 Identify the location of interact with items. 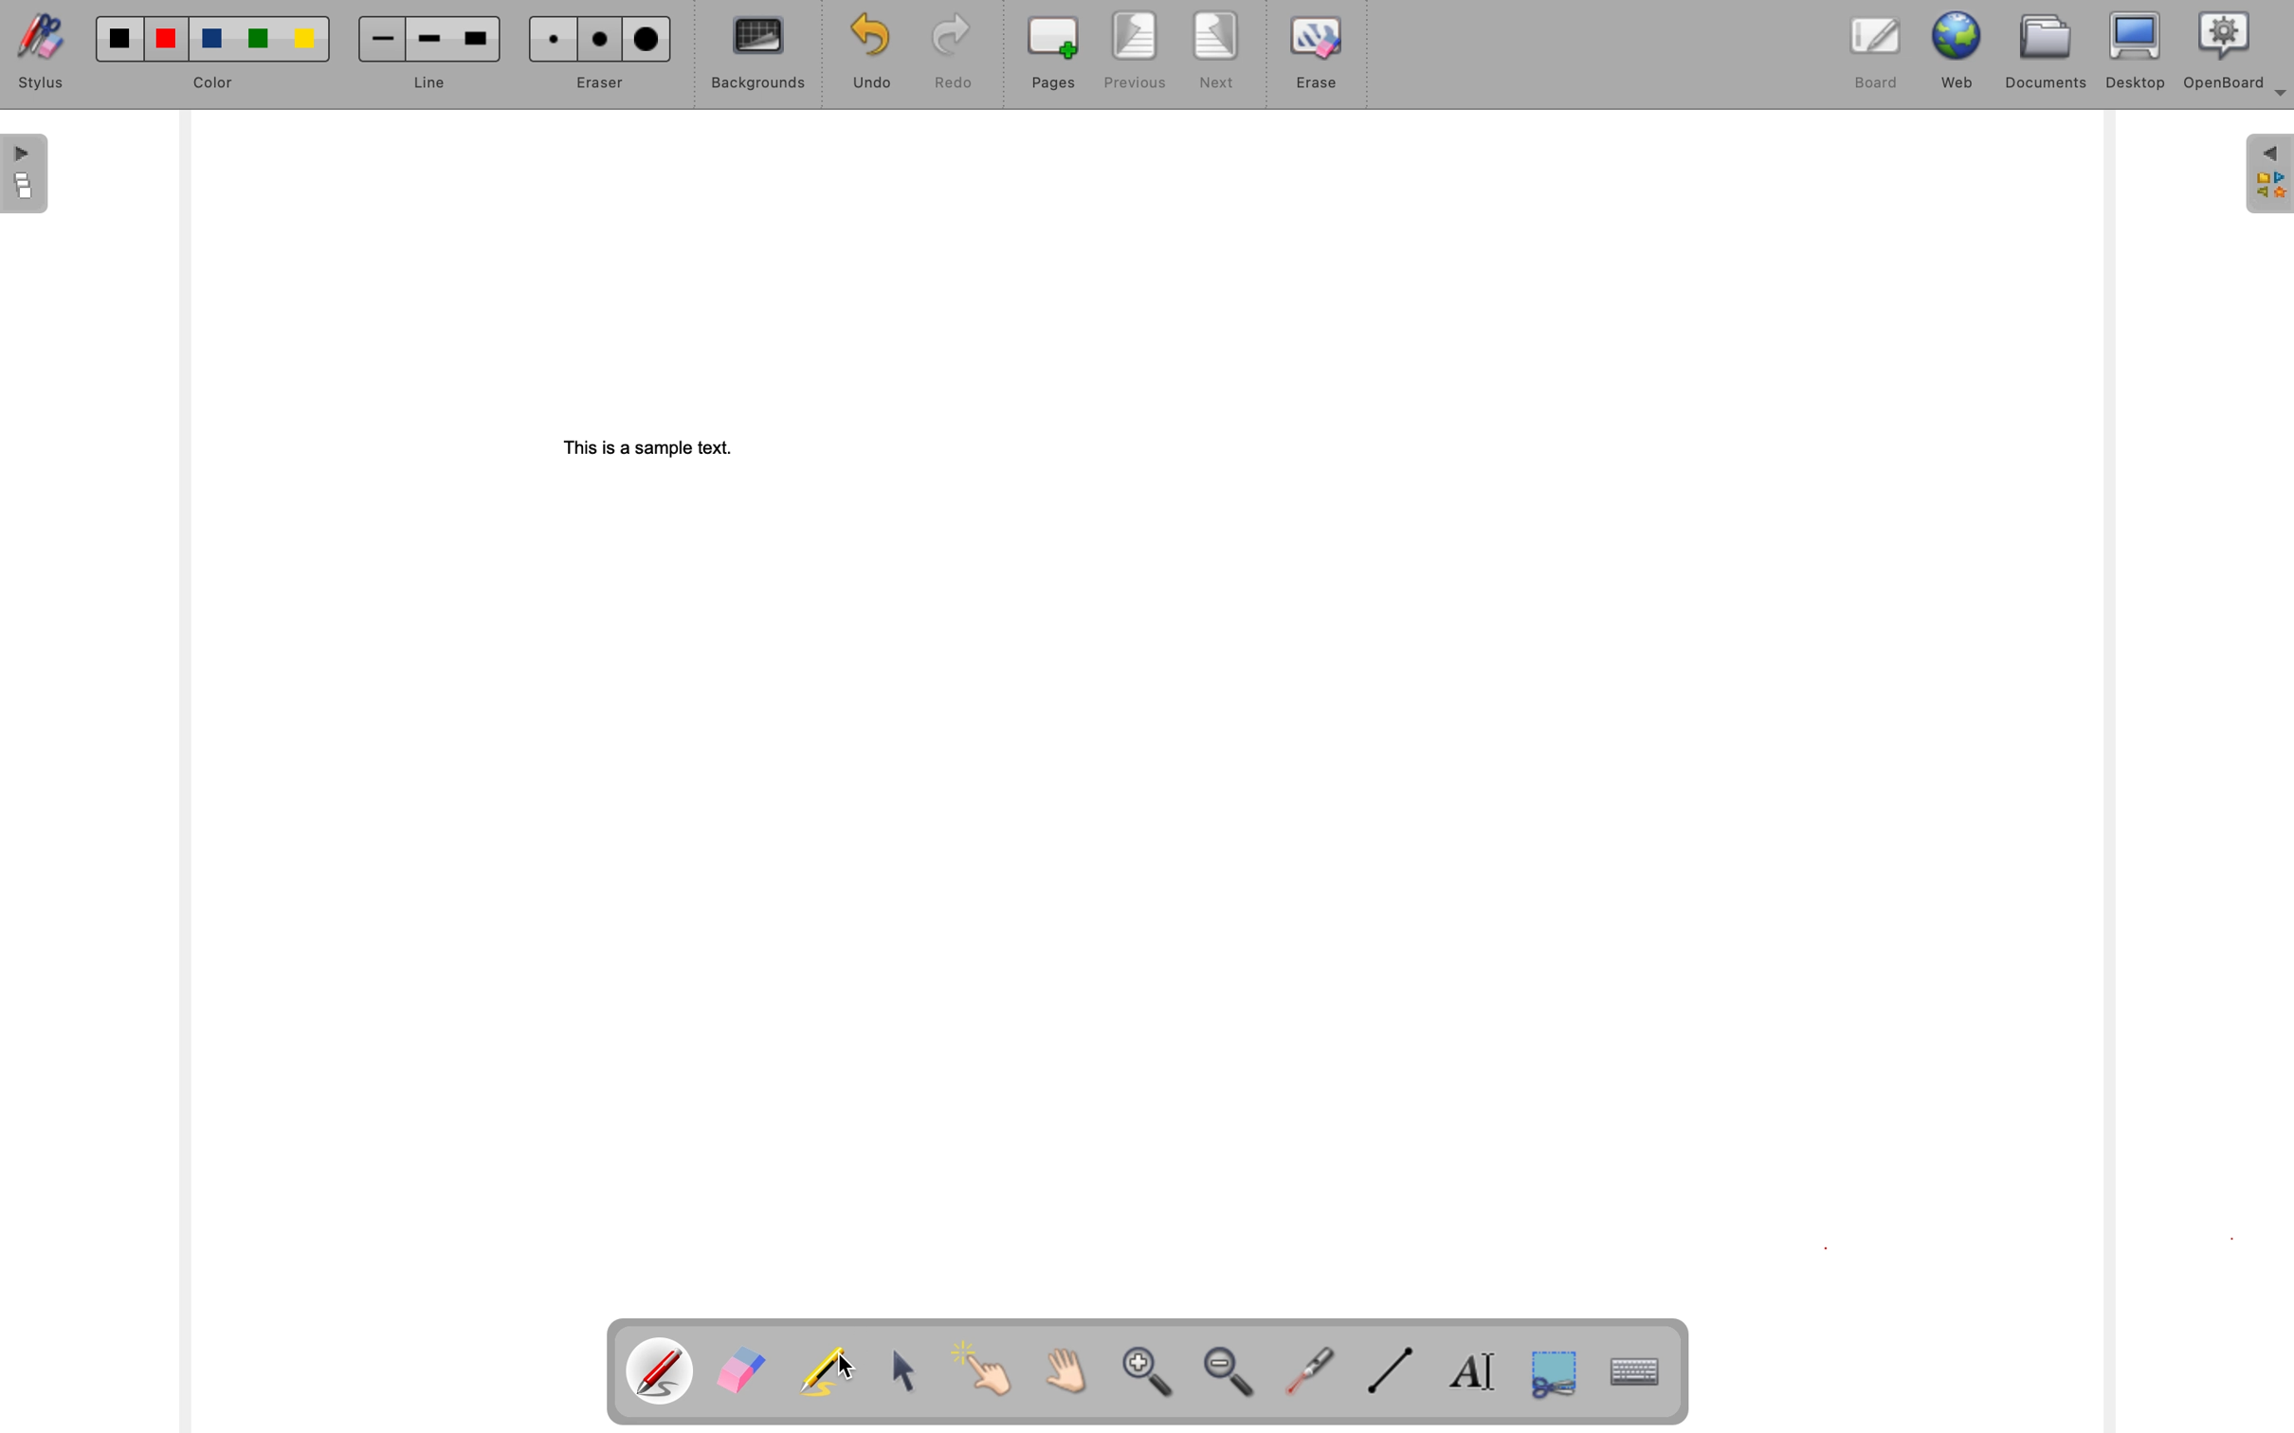
(994, 1367).